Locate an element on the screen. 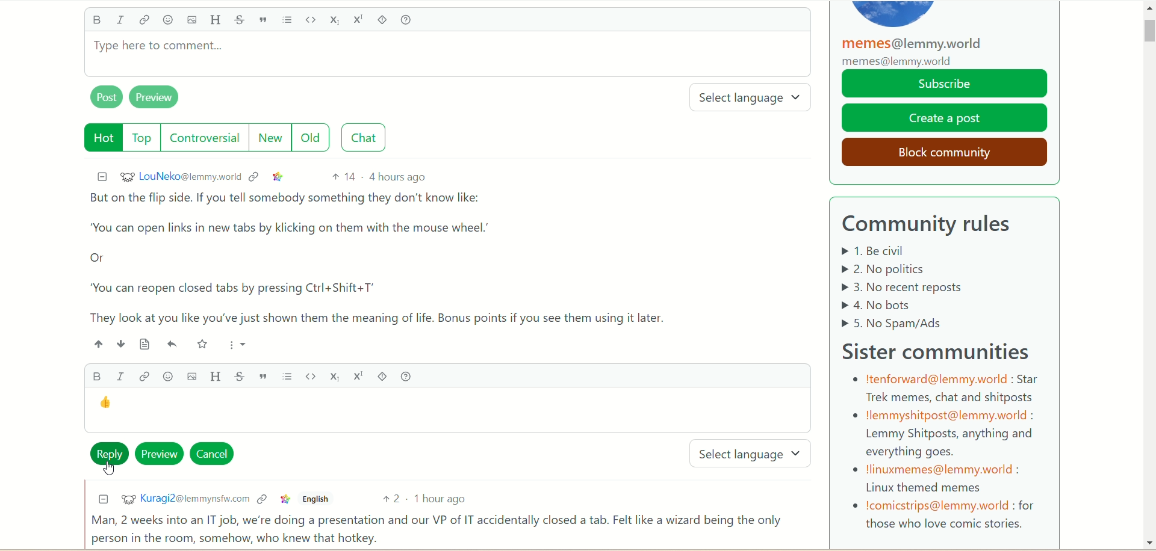  source is located at coordinates (140, 344).